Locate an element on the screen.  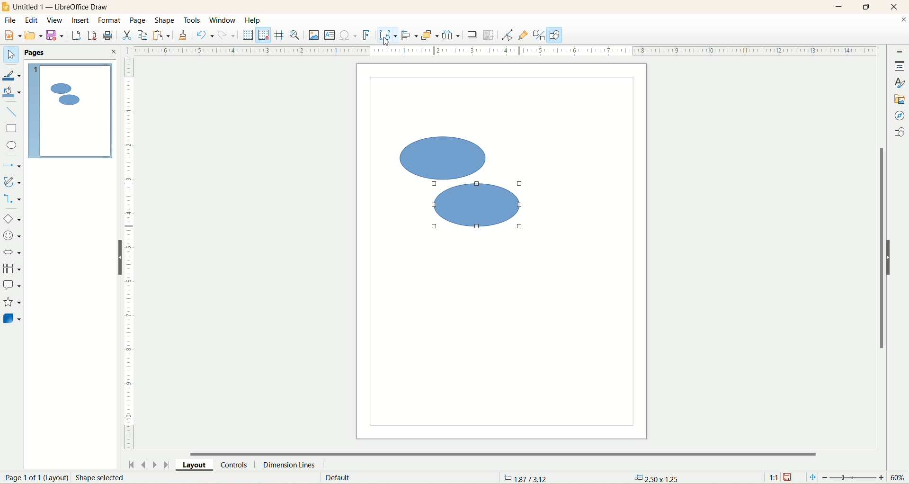
gluepoint function is located at coordinates (525, 35).